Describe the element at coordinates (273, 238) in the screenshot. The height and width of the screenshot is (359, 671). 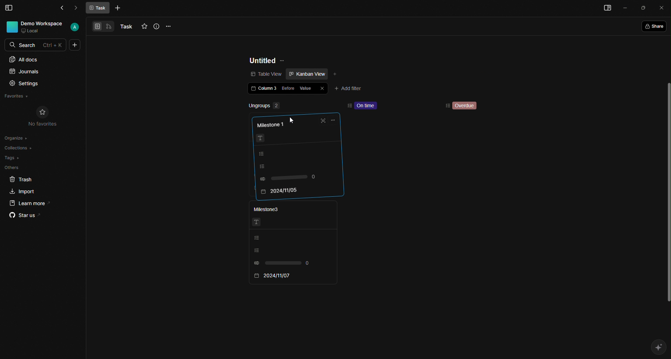
I see `Listing` at that location.